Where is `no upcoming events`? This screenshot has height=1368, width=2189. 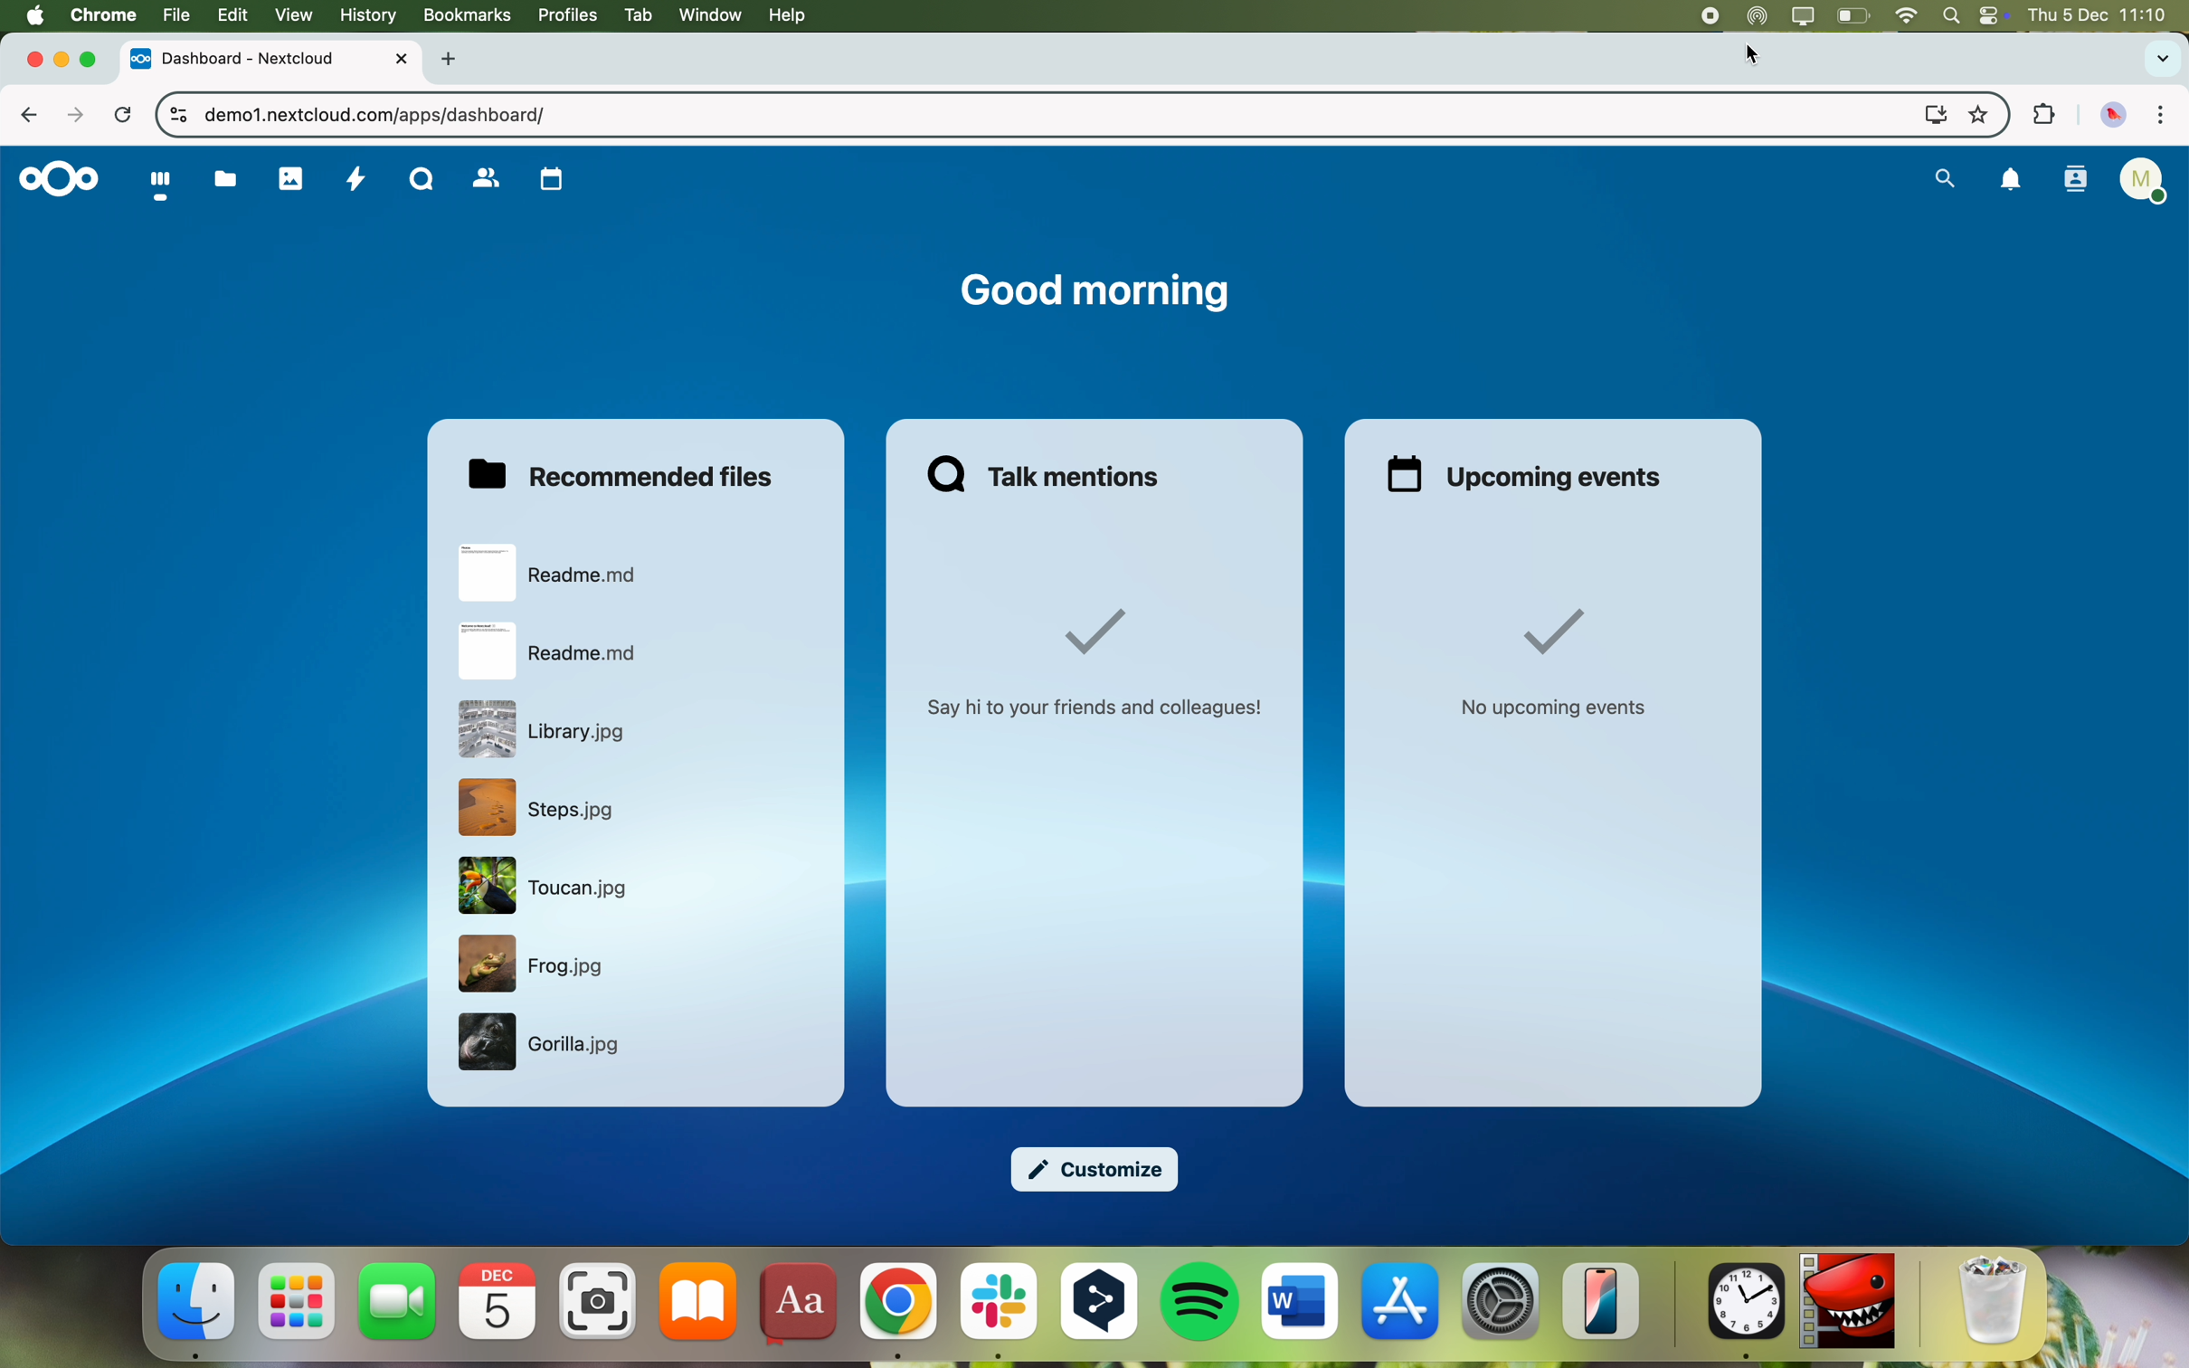
no upcoming events is located at coordinates (1554, 667).